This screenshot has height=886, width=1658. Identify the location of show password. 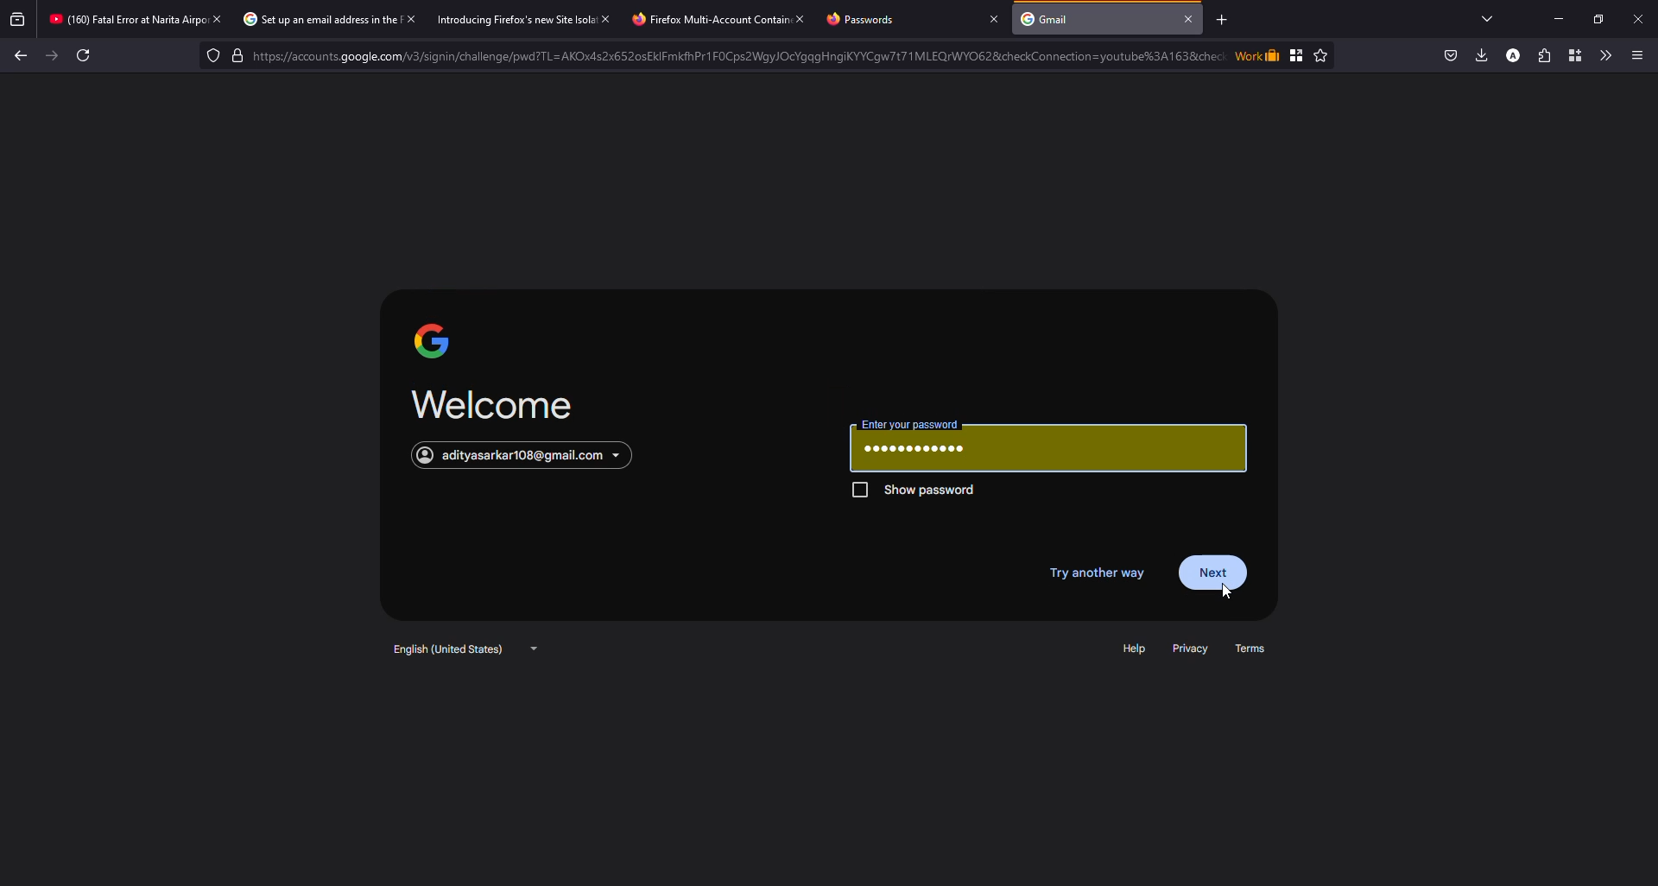
(936, 491).